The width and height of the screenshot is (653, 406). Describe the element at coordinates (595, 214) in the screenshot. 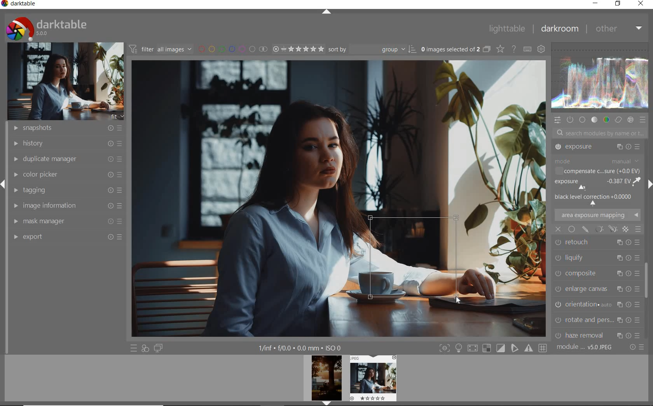

I see `LIQUIFY` at that location.